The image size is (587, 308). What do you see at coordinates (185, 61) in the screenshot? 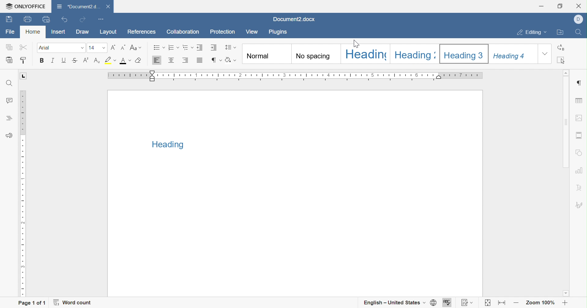
I see `Align Right` at bounding box center [185, 61].